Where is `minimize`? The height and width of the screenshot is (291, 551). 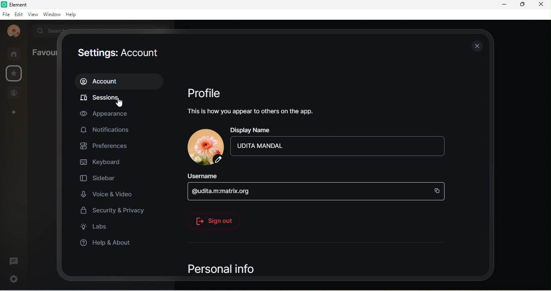 minimize is located at coordinates (504, 4).